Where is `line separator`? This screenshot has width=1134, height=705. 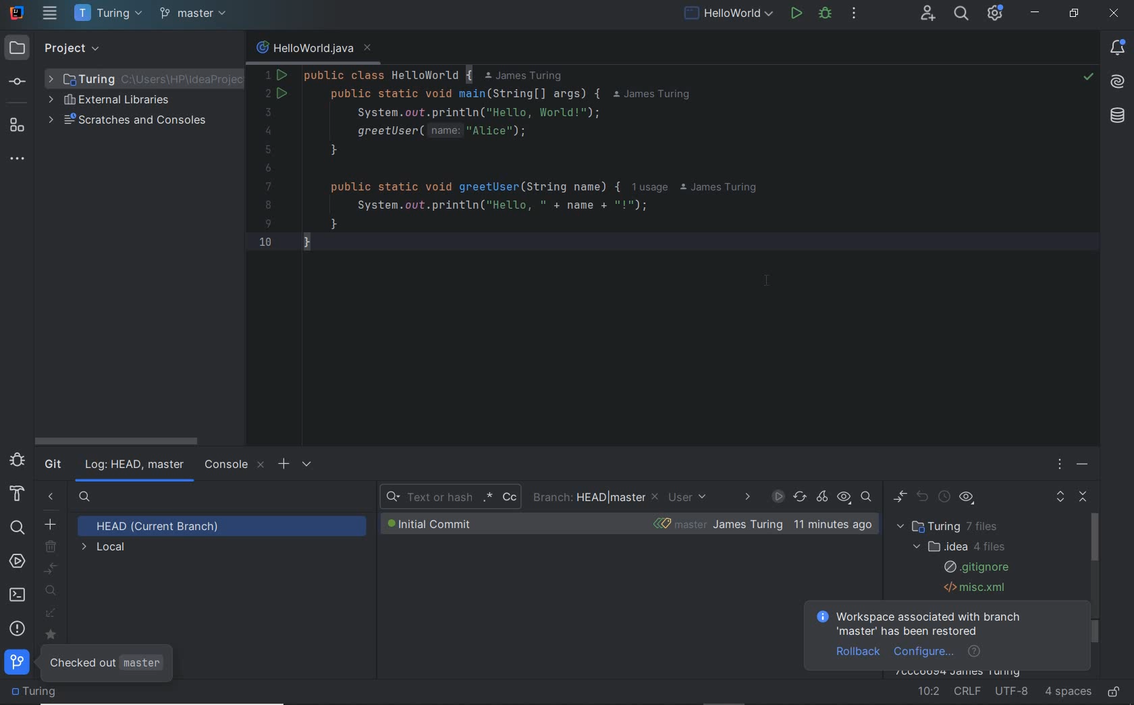
line separator is located at coordinates (969, 692).